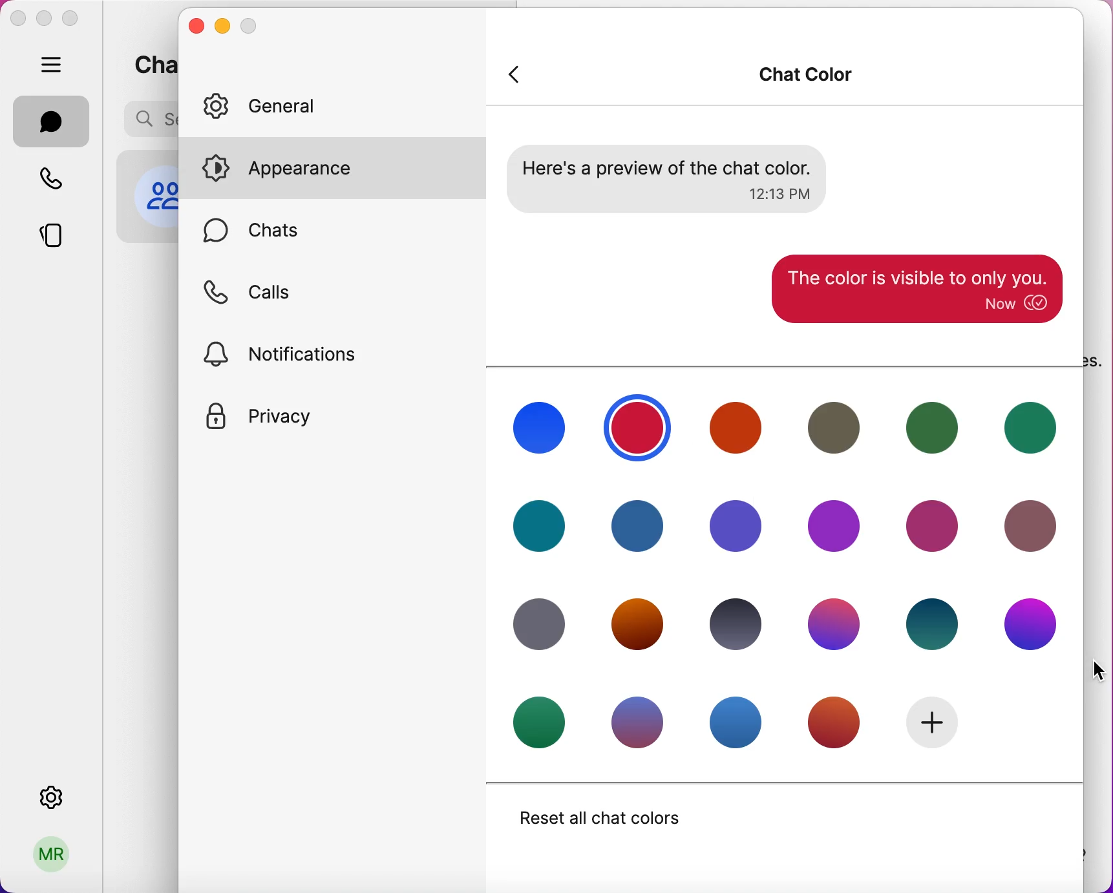 This screenshot has width=1113, height=893. What do you see at coordinates (687, 724) in the screenshot?
I see `chat colors` at bounding box center [687, 724].